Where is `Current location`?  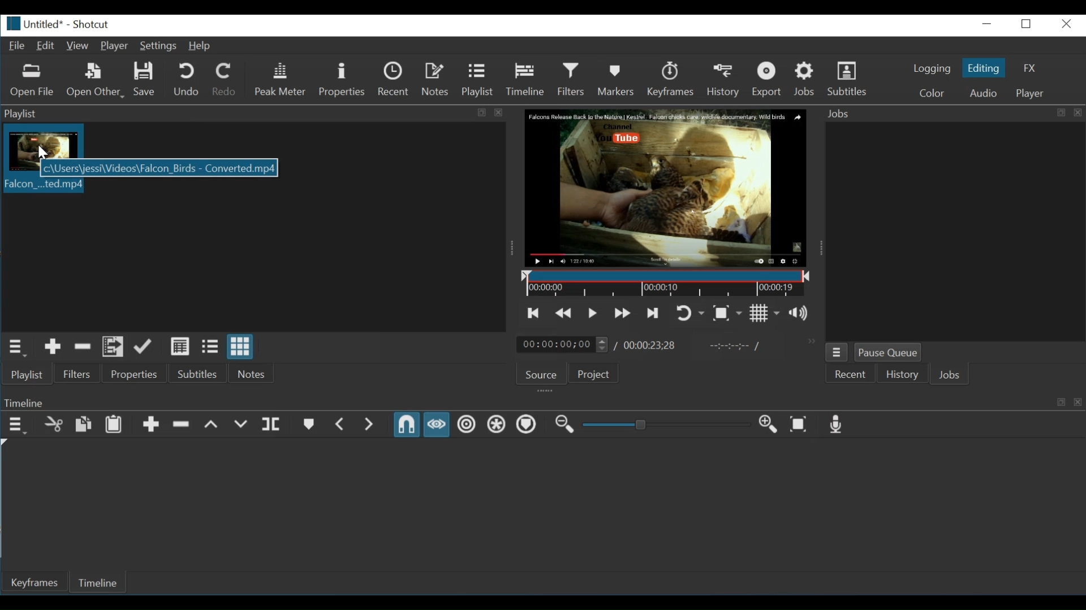 Current location is located at coordinates (564, 345).